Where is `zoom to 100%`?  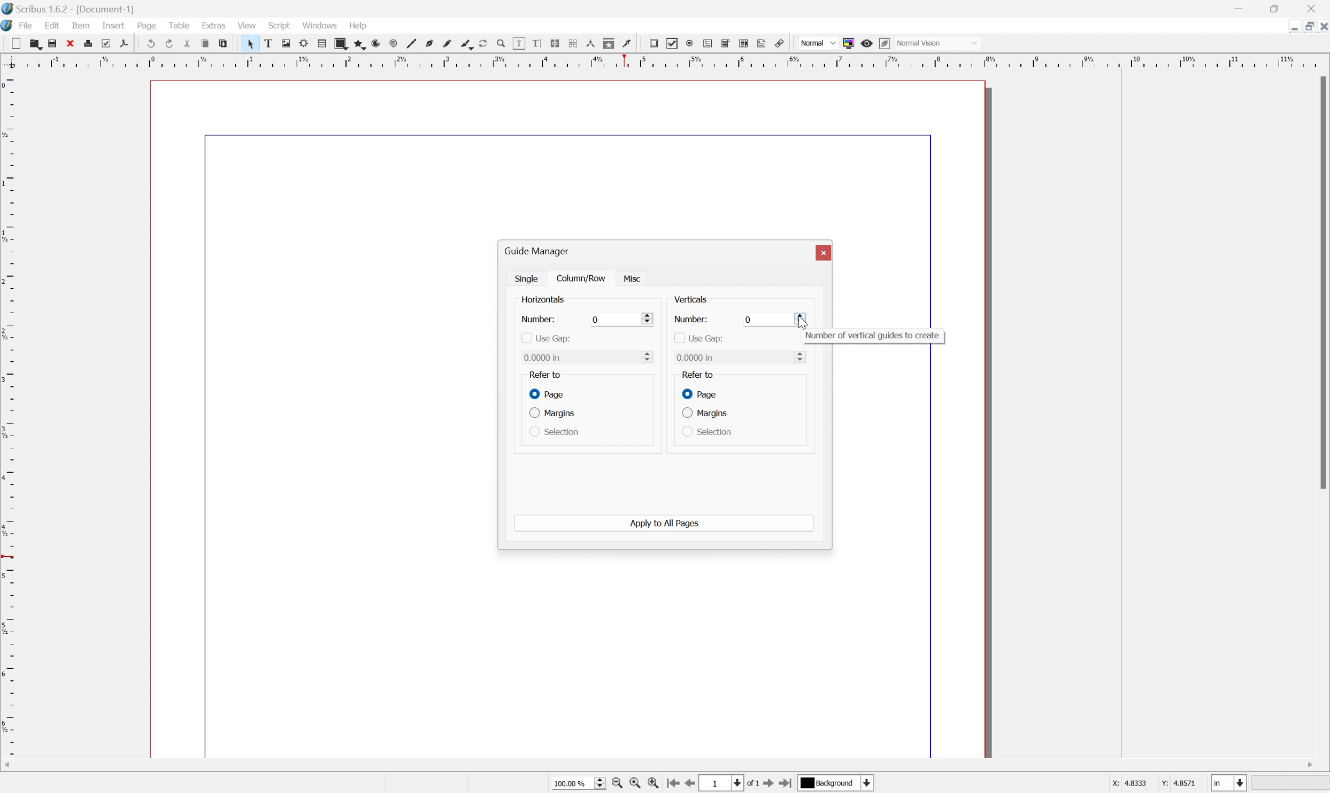 zoom to 100% is located at coordinates (616, 784).